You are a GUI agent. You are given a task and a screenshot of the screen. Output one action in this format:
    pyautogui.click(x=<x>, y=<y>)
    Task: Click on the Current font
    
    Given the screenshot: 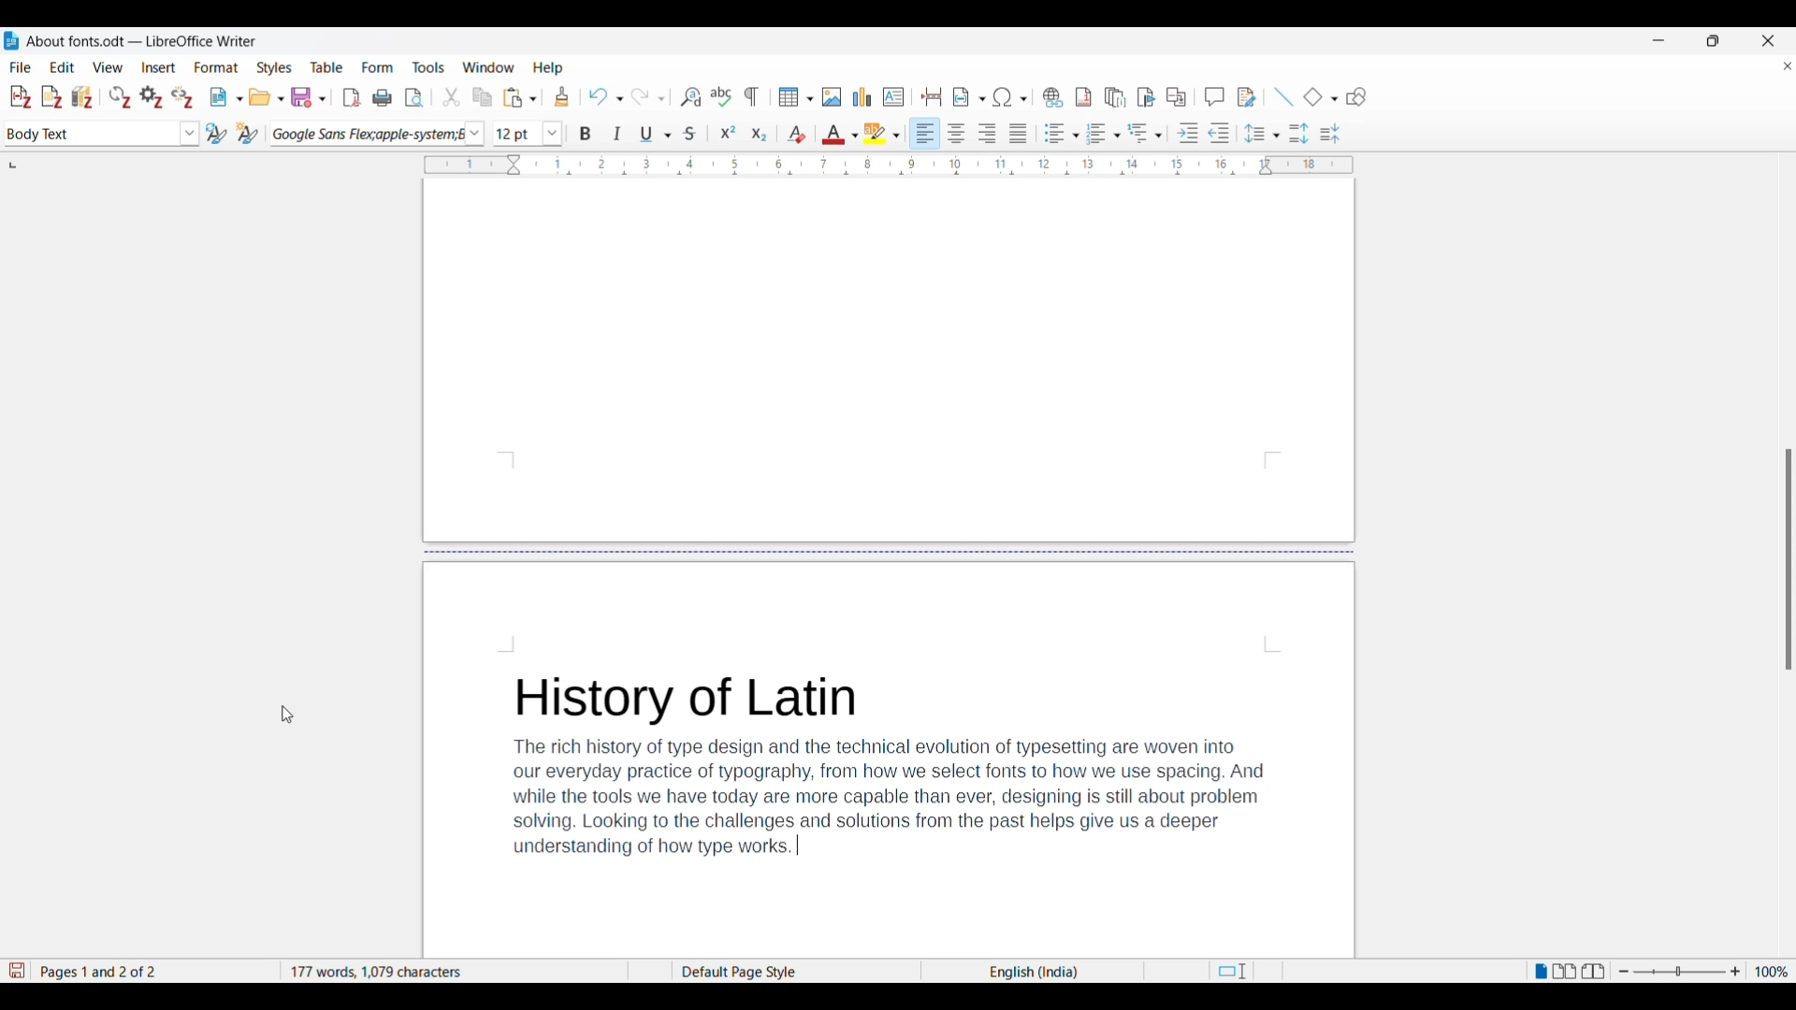 What is the action you would take?
    pyautogui.click(x=365, y=134)
    